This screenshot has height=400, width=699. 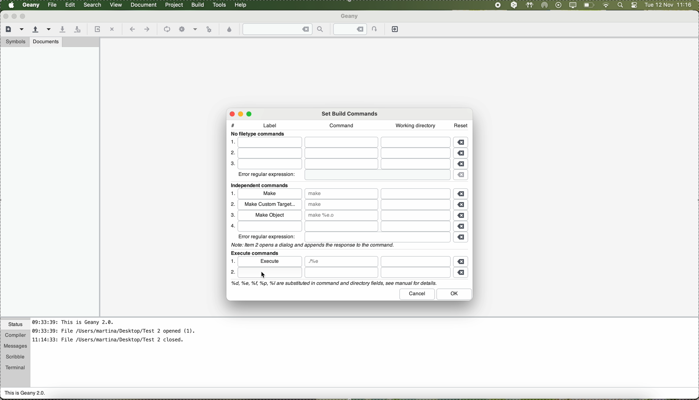 What do you see at coordinates (343, 164) in the screenshot?
I see `file` at bounding box center [343, 164].